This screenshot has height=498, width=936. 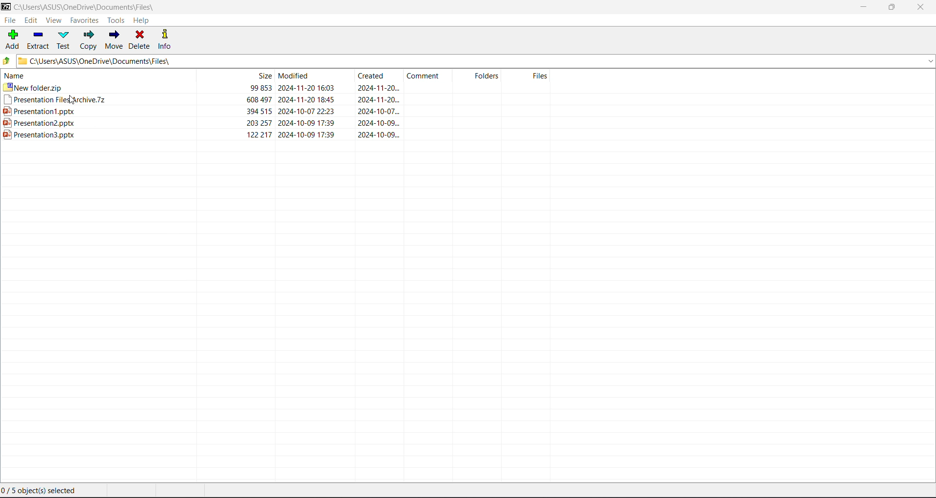 I want to click on Presentation3.pptx 122217 2024-10-09 17:39 2024-10-09..., so click(x=202, y=135).